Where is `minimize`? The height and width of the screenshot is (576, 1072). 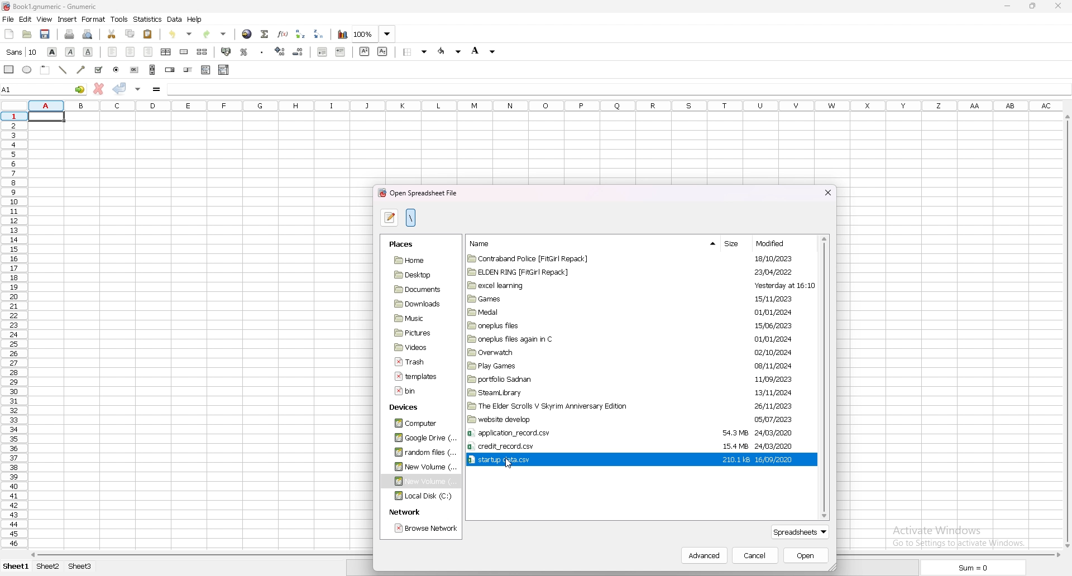
minimize is located at coordinates (1008, 6).